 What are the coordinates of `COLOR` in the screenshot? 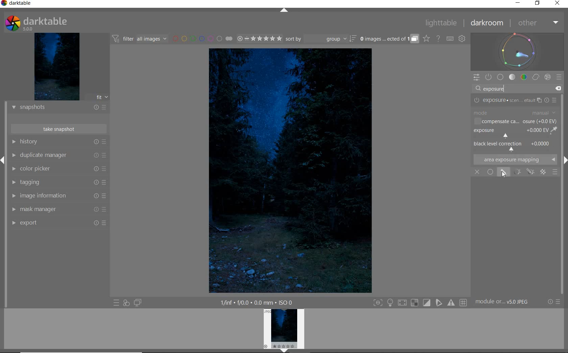 It's located at (525, 77).